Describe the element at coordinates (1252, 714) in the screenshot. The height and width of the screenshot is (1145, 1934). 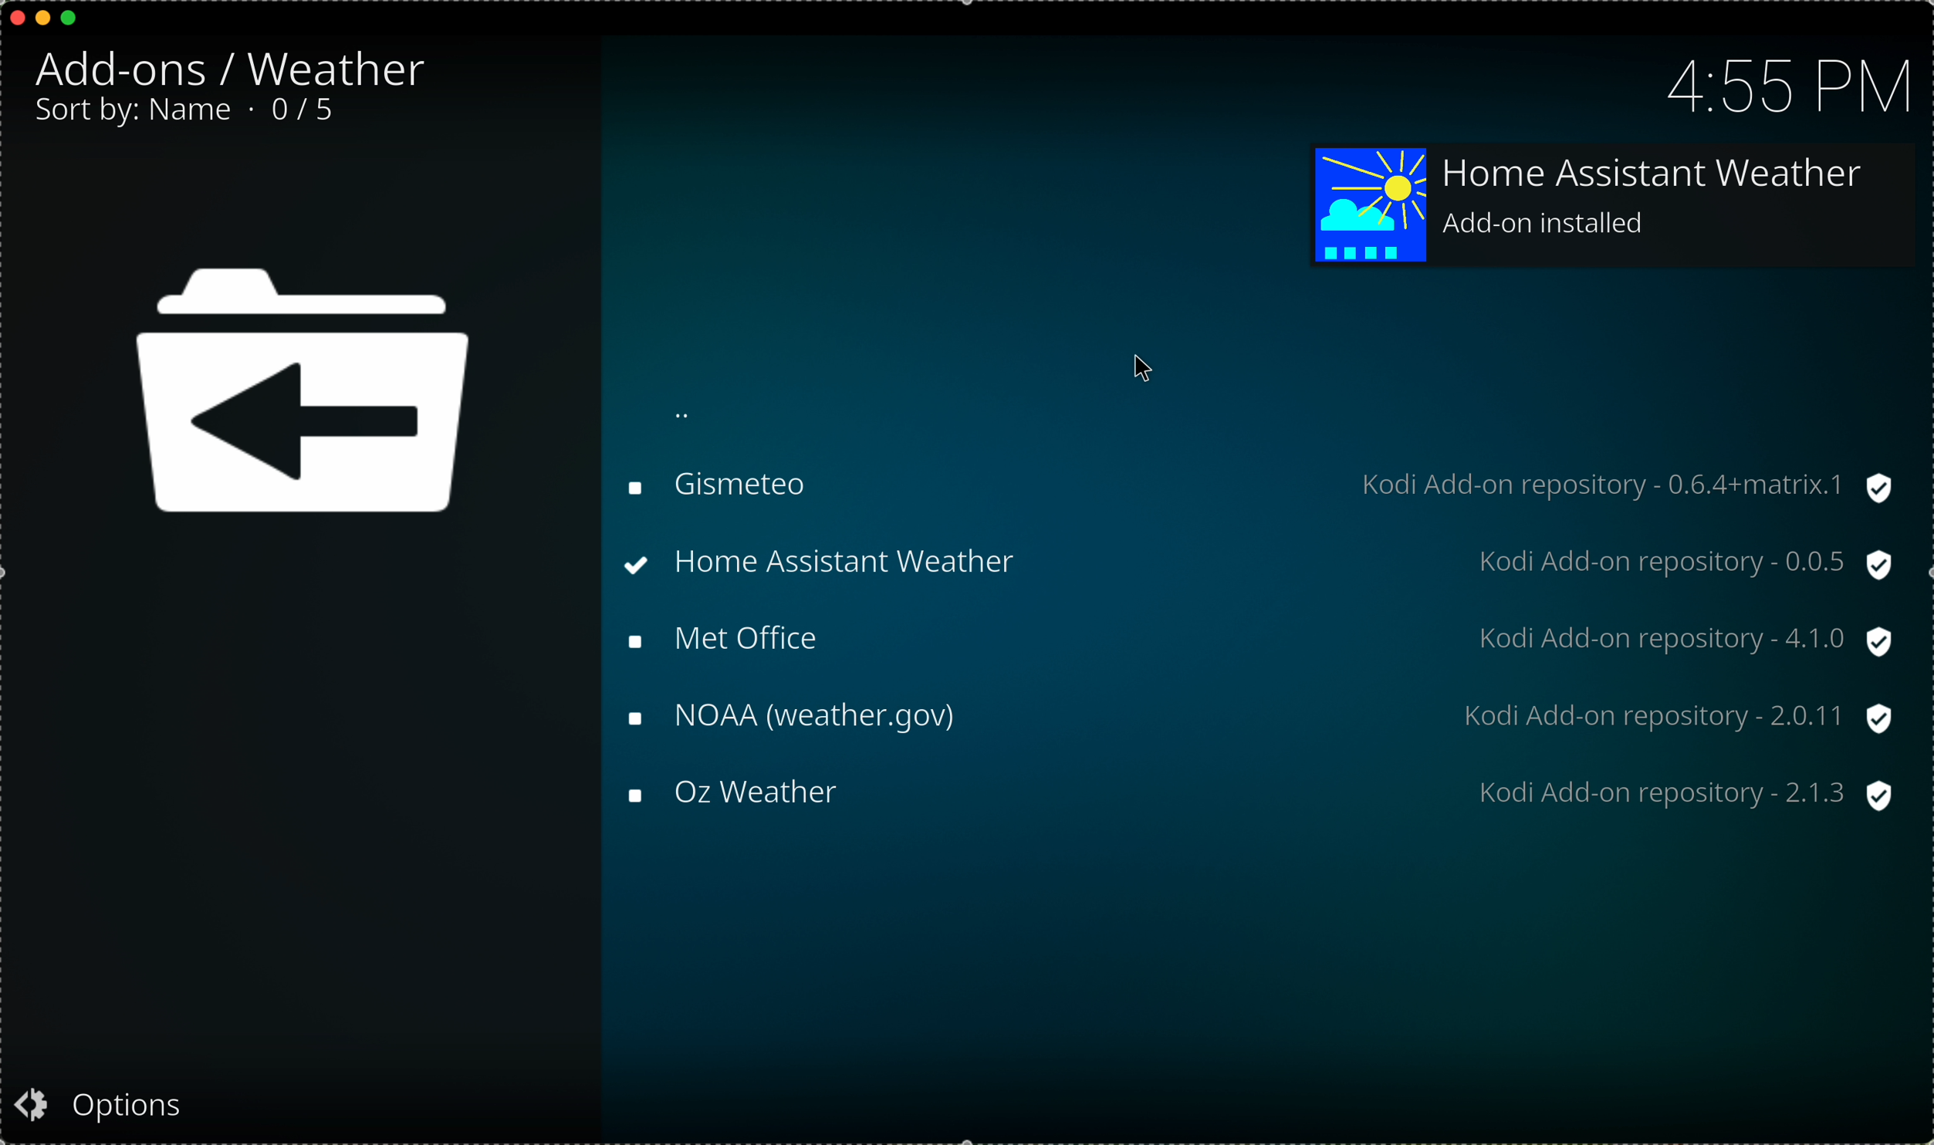
I see `NOAA` at that location.